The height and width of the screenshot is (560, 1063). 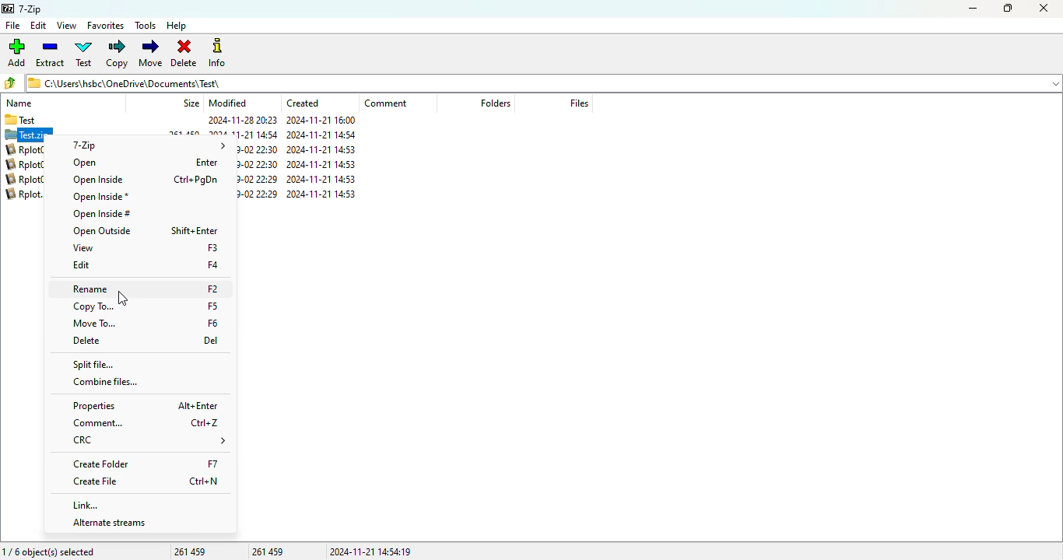 What do you see at coordinates (85, 506) in the screenshot?
I see `link` at bounding box center [85, 506].